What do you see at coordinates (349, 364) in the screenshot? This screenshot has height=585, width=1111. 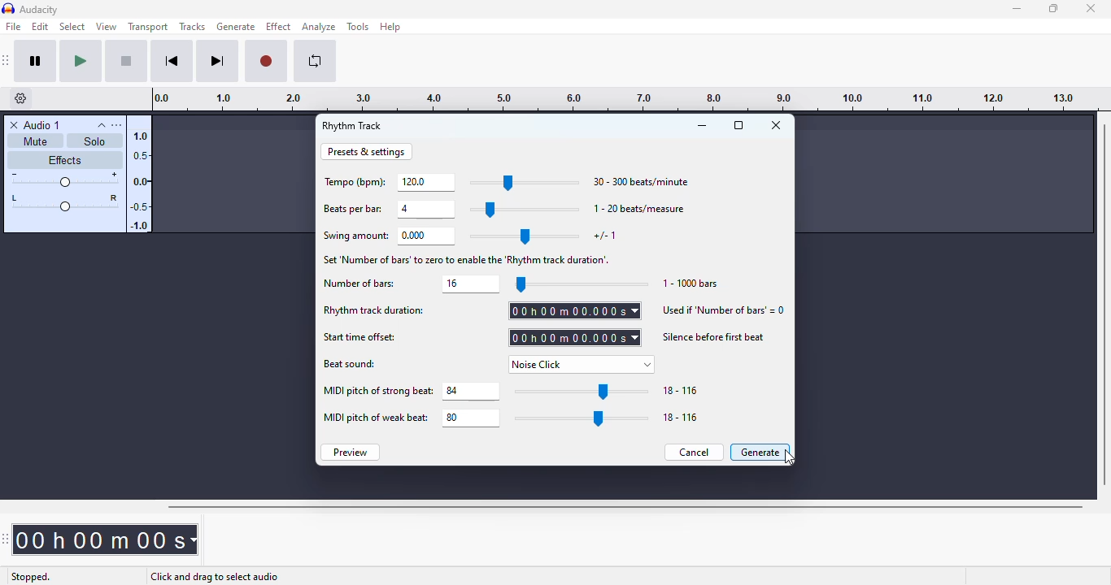 I see `beat sound: ` at bounding box center [349, 364].